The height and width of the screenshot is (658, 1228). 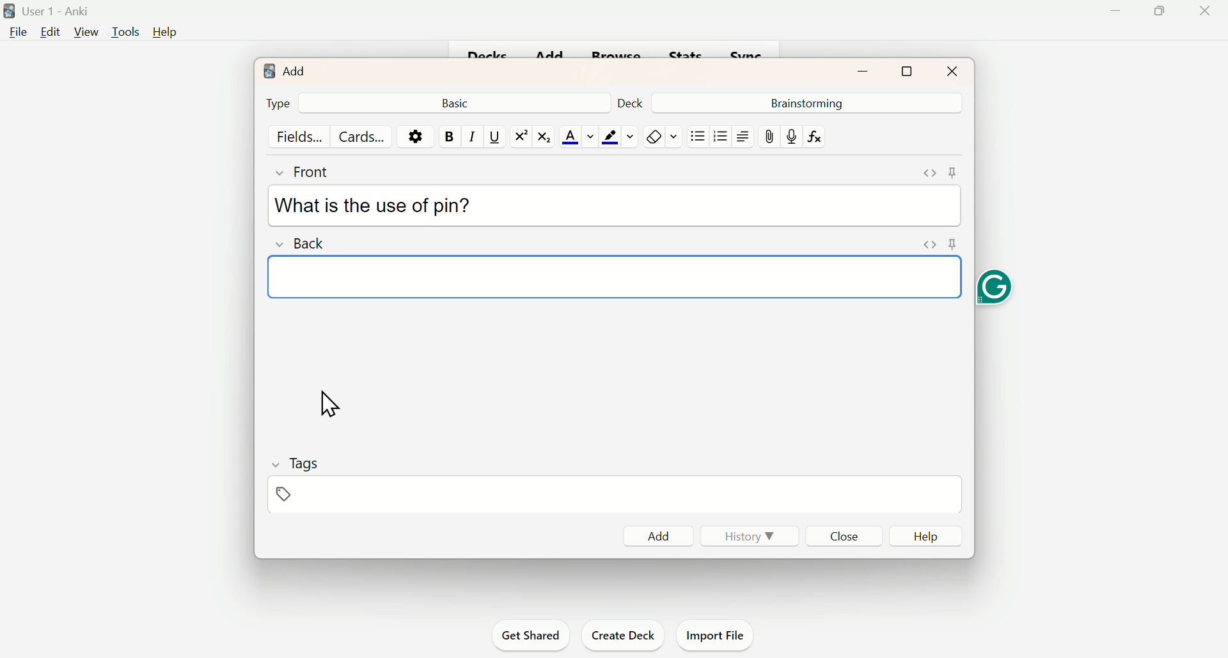 What do you see at coordinates (19, 31) in the screenshot?
I see `` at bounding box center [19, 31].